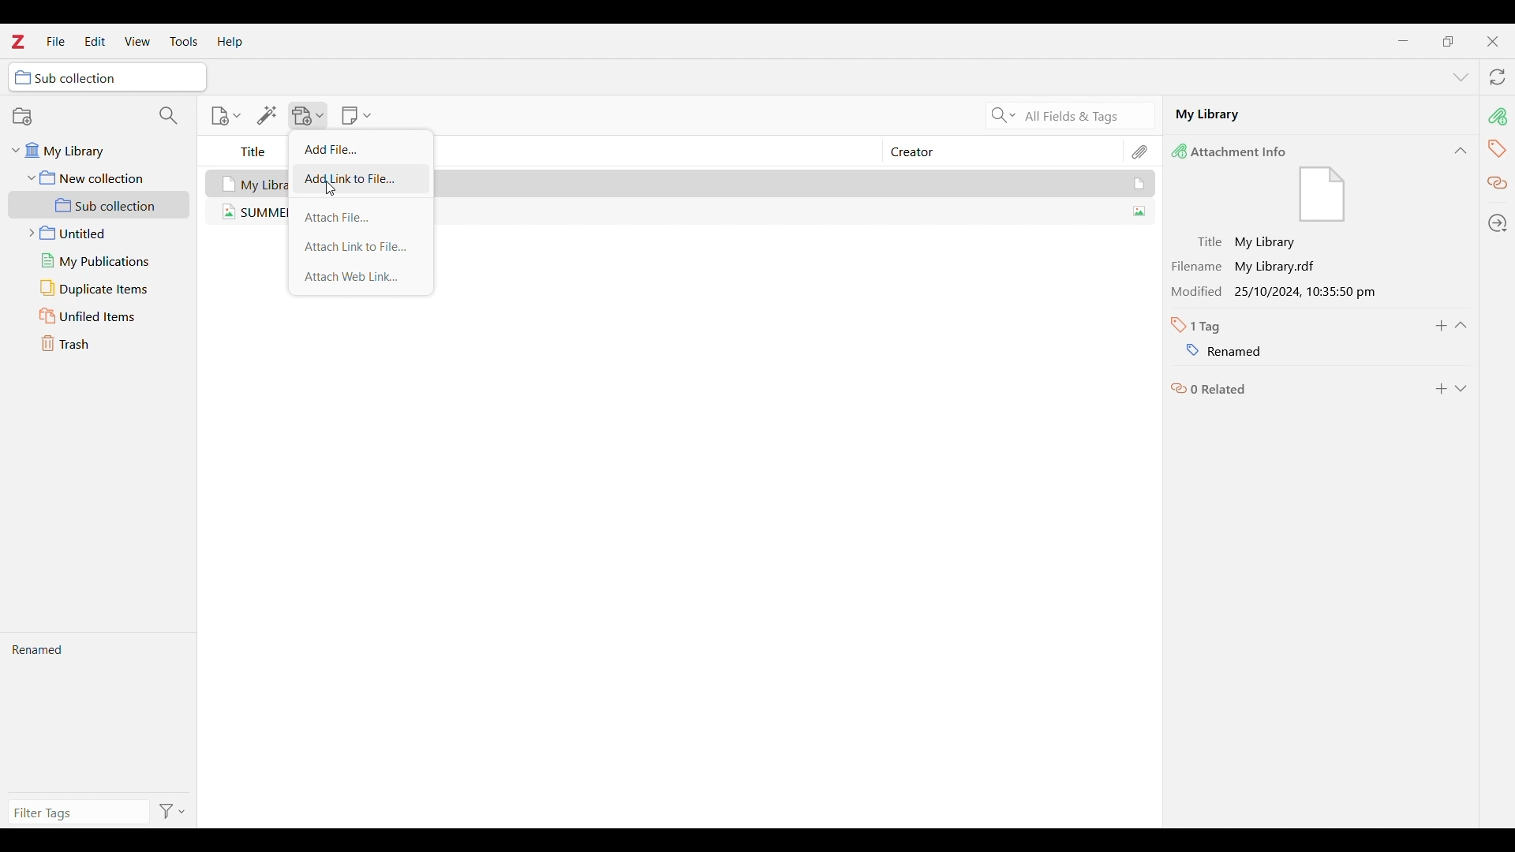  What do you see at coordinates (226, 116) in the screenshot?
I see `New item options` at bounding box center [226, 116].